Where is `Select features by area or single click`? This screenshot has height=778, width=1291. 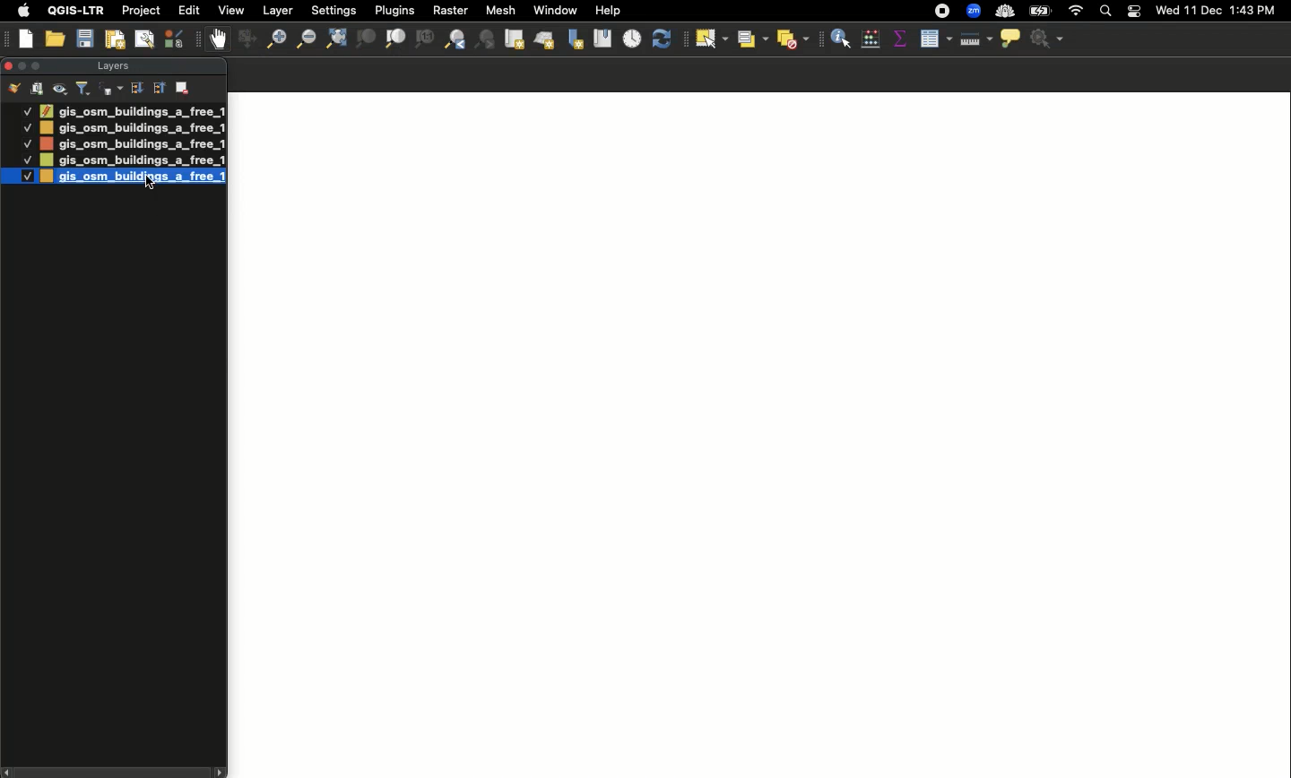
Select features by area or single click is located at coordinates (712, 39).